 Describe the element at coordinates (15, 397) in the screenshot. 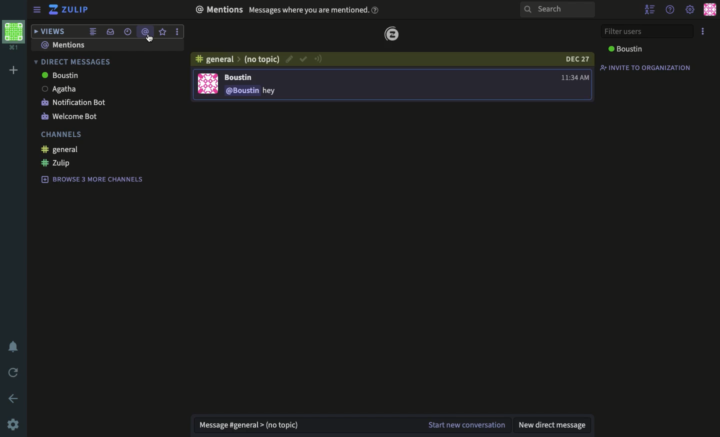

I see `back` at that location.